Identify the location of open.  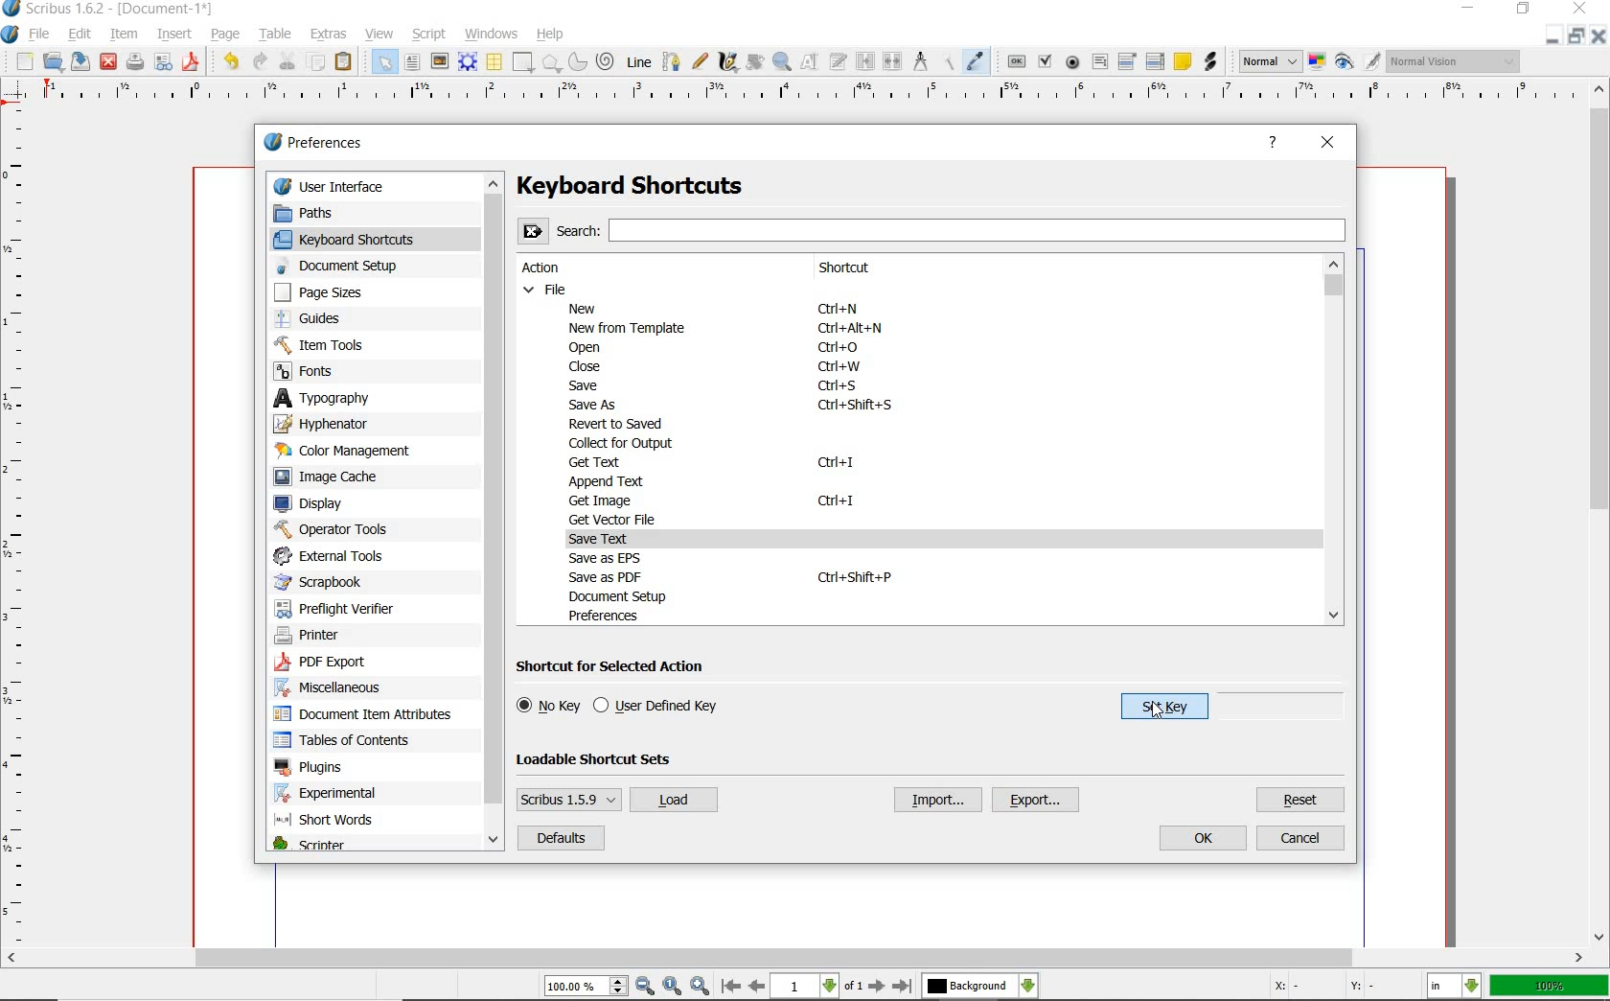
(591, 348).